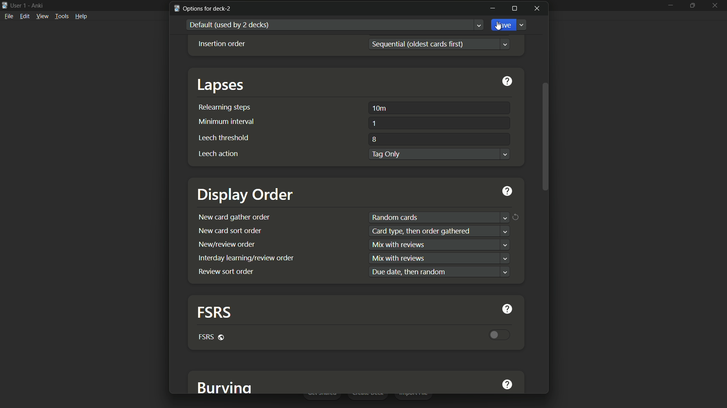 The image size is (727, 408). Describe the element at coordinates (505, 385) in the screenshot. I see `get help` at that location.